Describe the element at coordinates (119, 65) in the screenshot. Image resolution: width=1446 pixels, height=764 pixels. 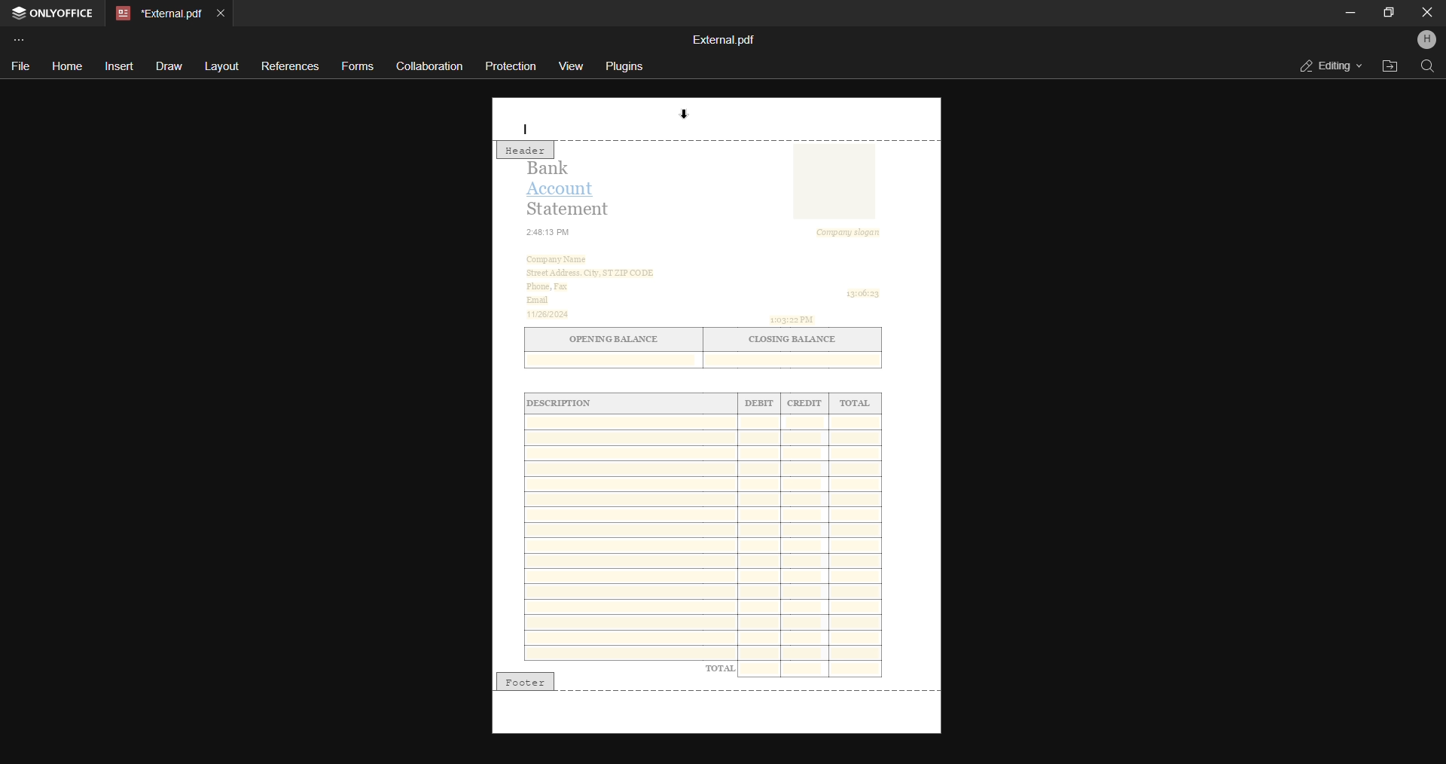
I see `insert` at that location.